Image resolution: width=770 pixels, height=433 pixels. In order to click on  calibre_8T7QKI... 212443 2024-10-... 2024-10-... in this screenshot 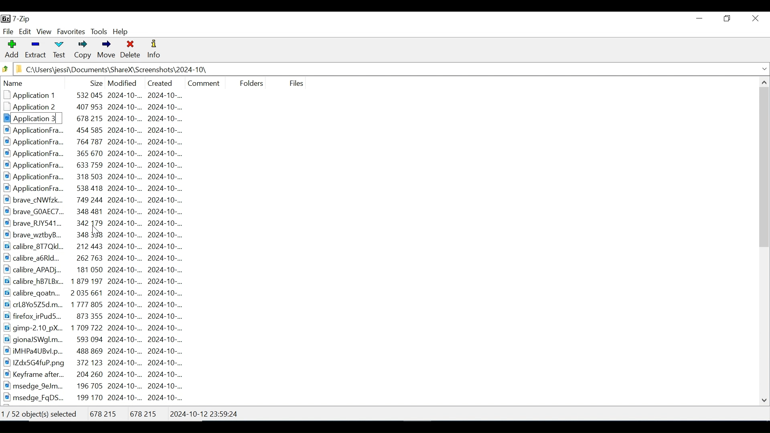, I will do `click(100, 247)`.